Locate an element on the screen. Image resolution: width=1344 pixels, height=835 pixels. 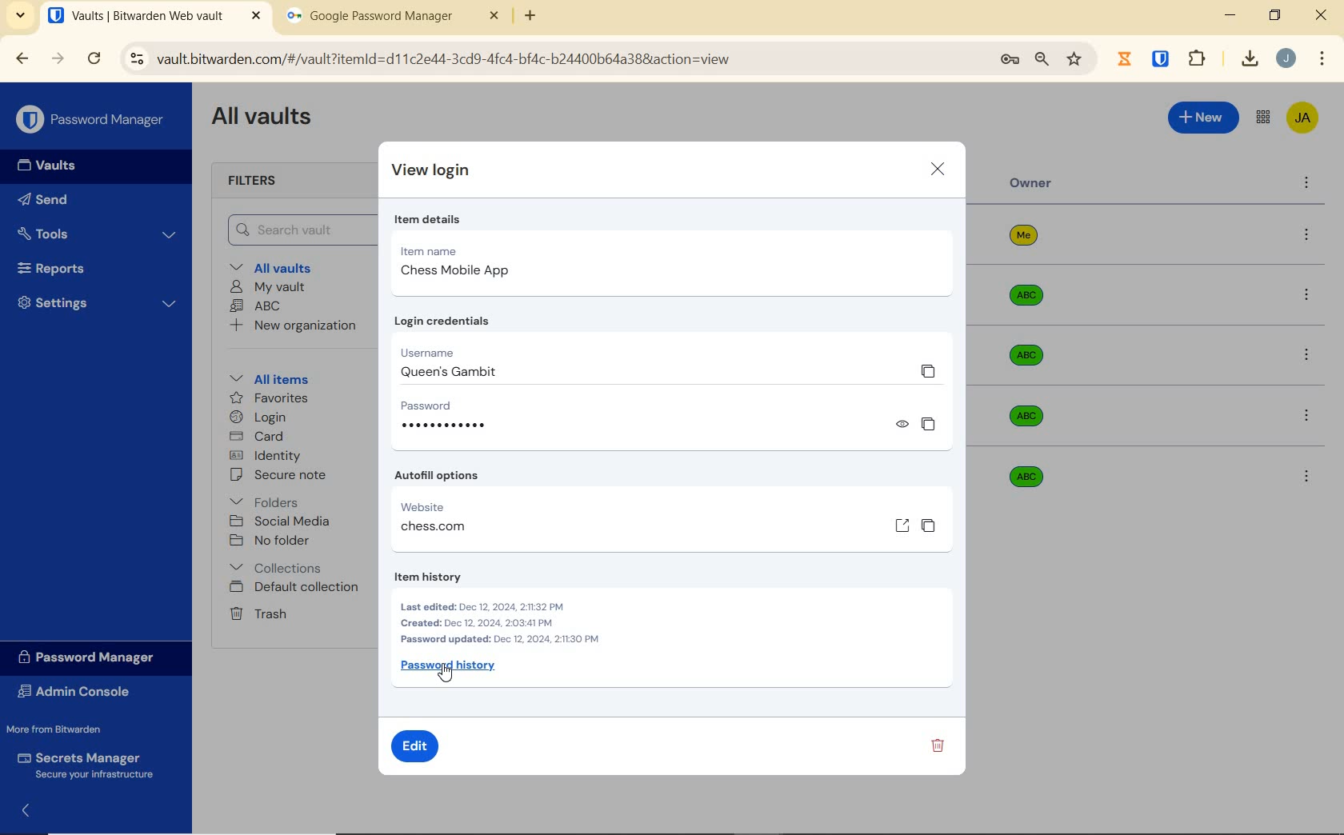
Autofill options is located at coordinates (456, 477).